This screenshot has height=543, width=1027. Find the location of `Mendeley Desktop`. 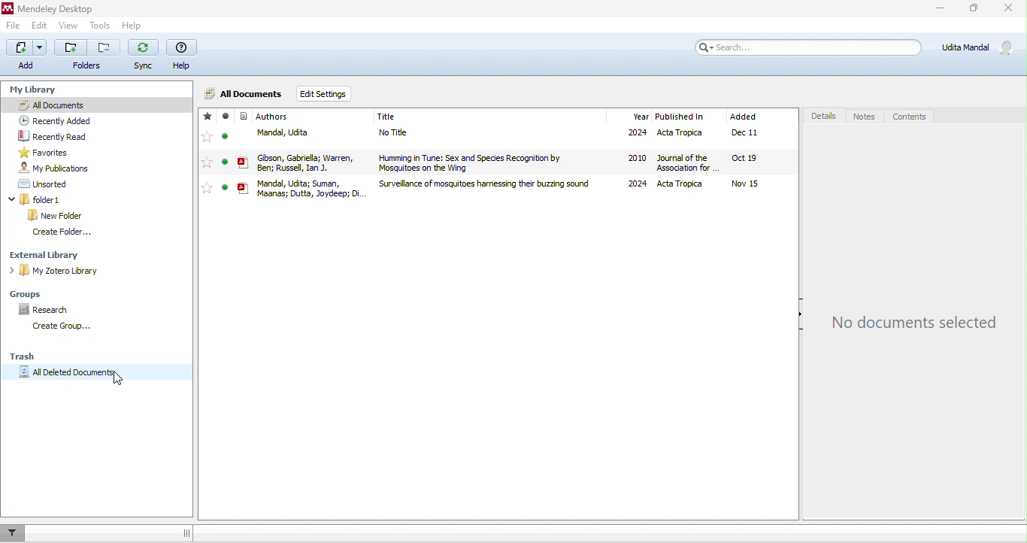

Mendeley Desktop is located at coordinates (50, 8).